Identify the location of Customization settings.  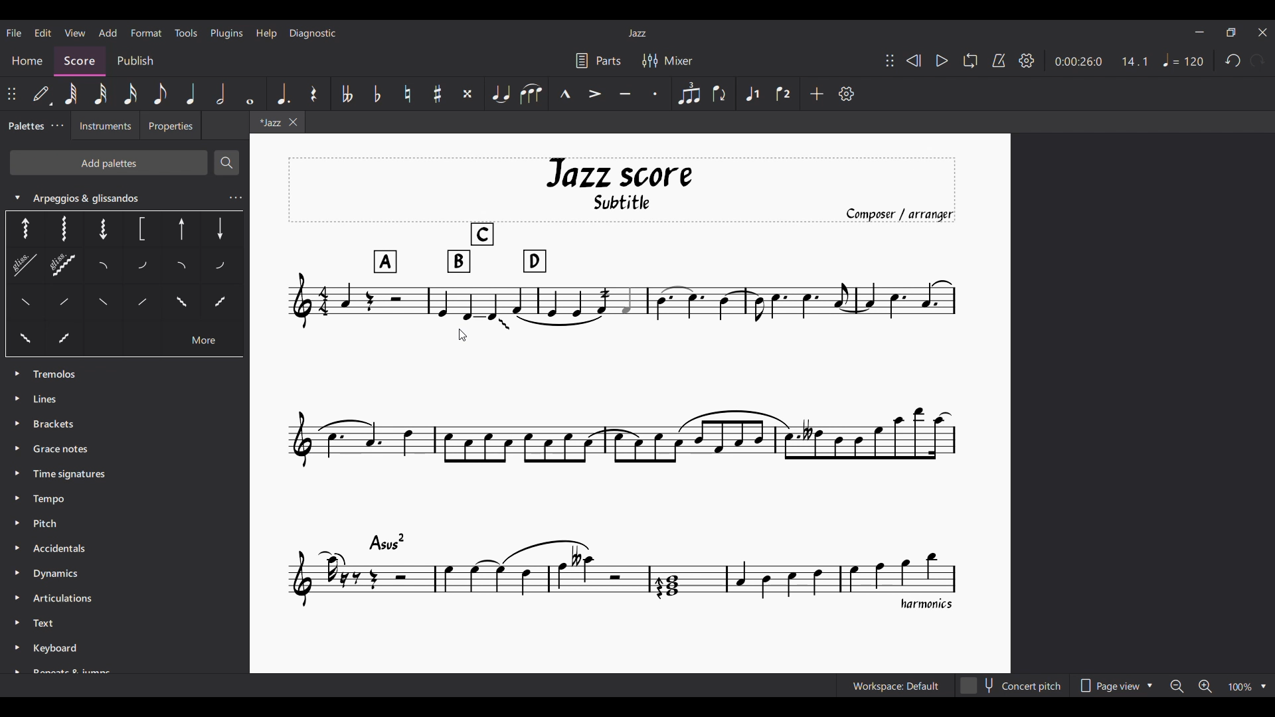
(847, 94).